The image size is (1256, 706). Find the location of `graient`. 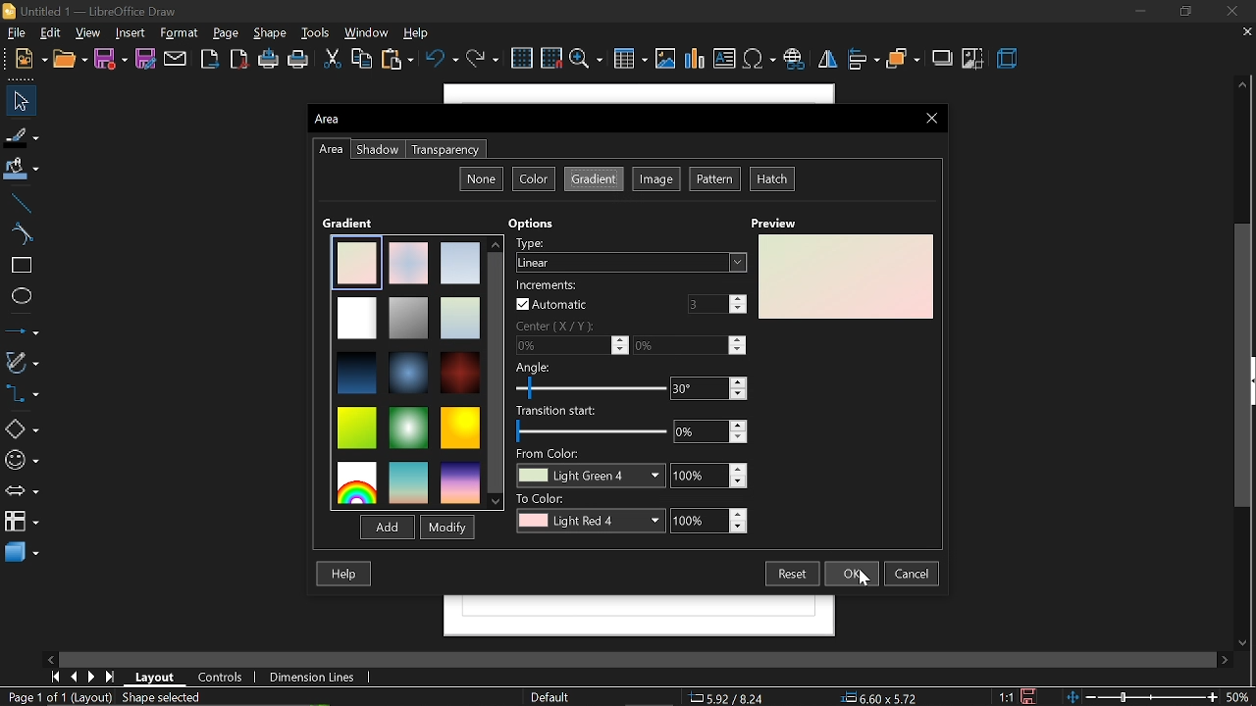

graient is located at coordinates (595, 179).